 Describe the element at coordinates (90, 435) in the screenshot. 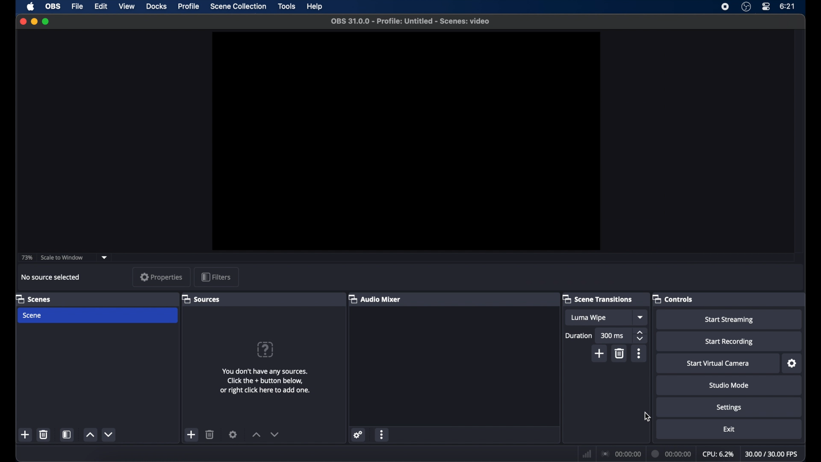

I see `increment` at that location.